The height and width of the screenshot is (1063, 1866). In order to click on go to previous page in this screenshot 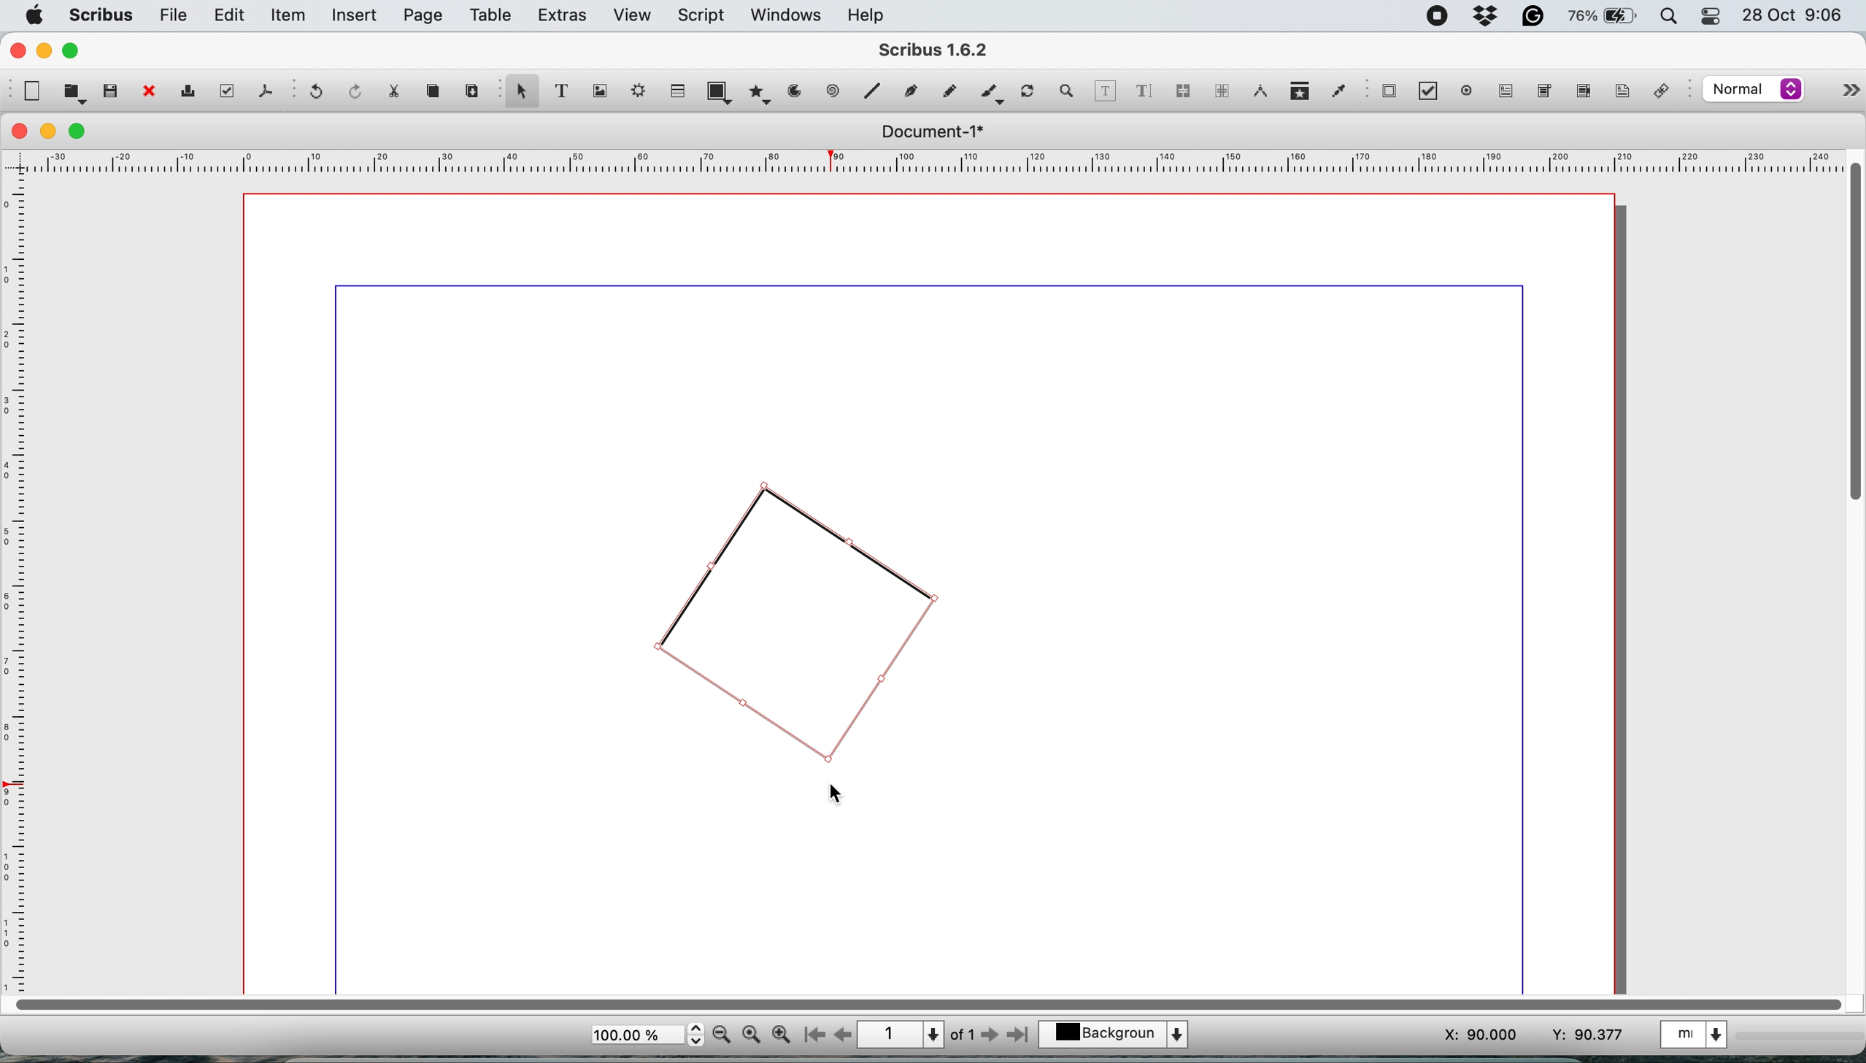, I will do `click(843, 1034)`.